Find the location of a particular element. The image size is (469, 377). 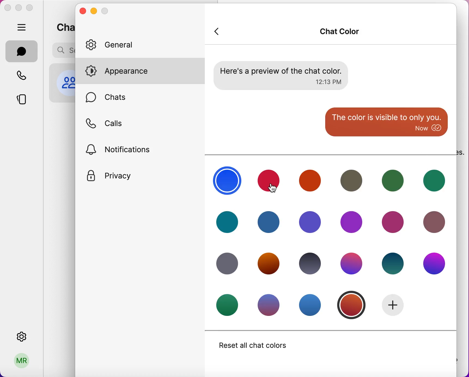

add new color is located at coordinates (394, 303).